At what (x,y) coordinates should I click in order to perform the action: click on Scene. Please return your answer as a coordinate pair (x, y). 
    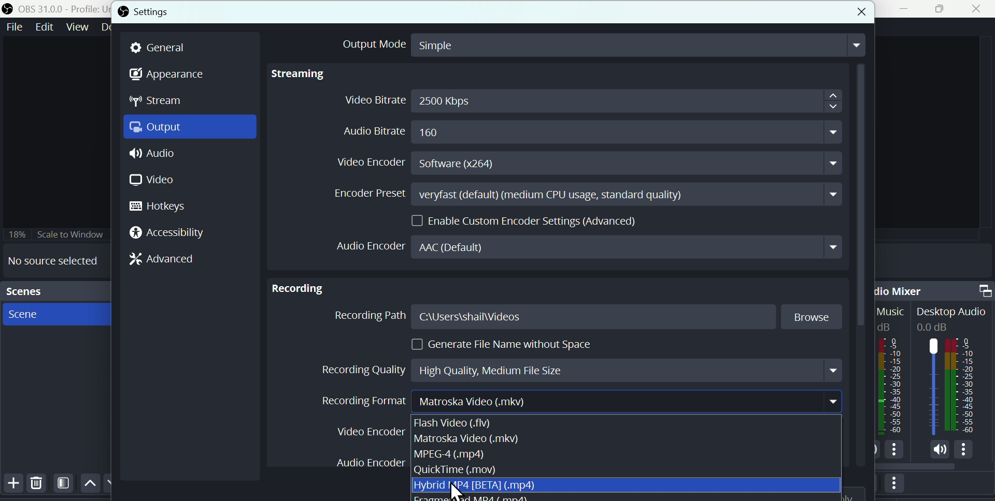
    Looking at the image, I should click on (22, 314).